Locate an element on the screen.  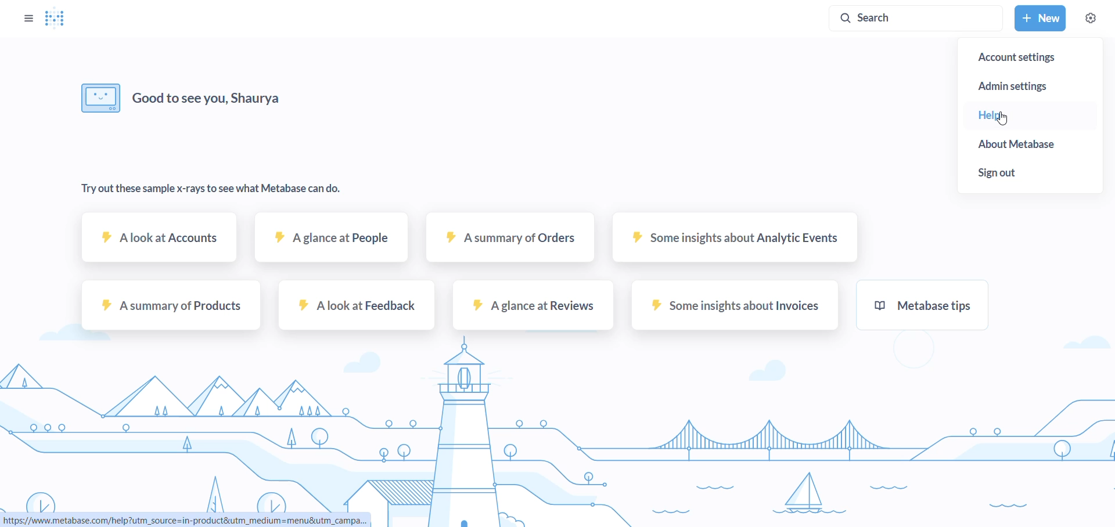
search button is located at coordinates (913, 19).